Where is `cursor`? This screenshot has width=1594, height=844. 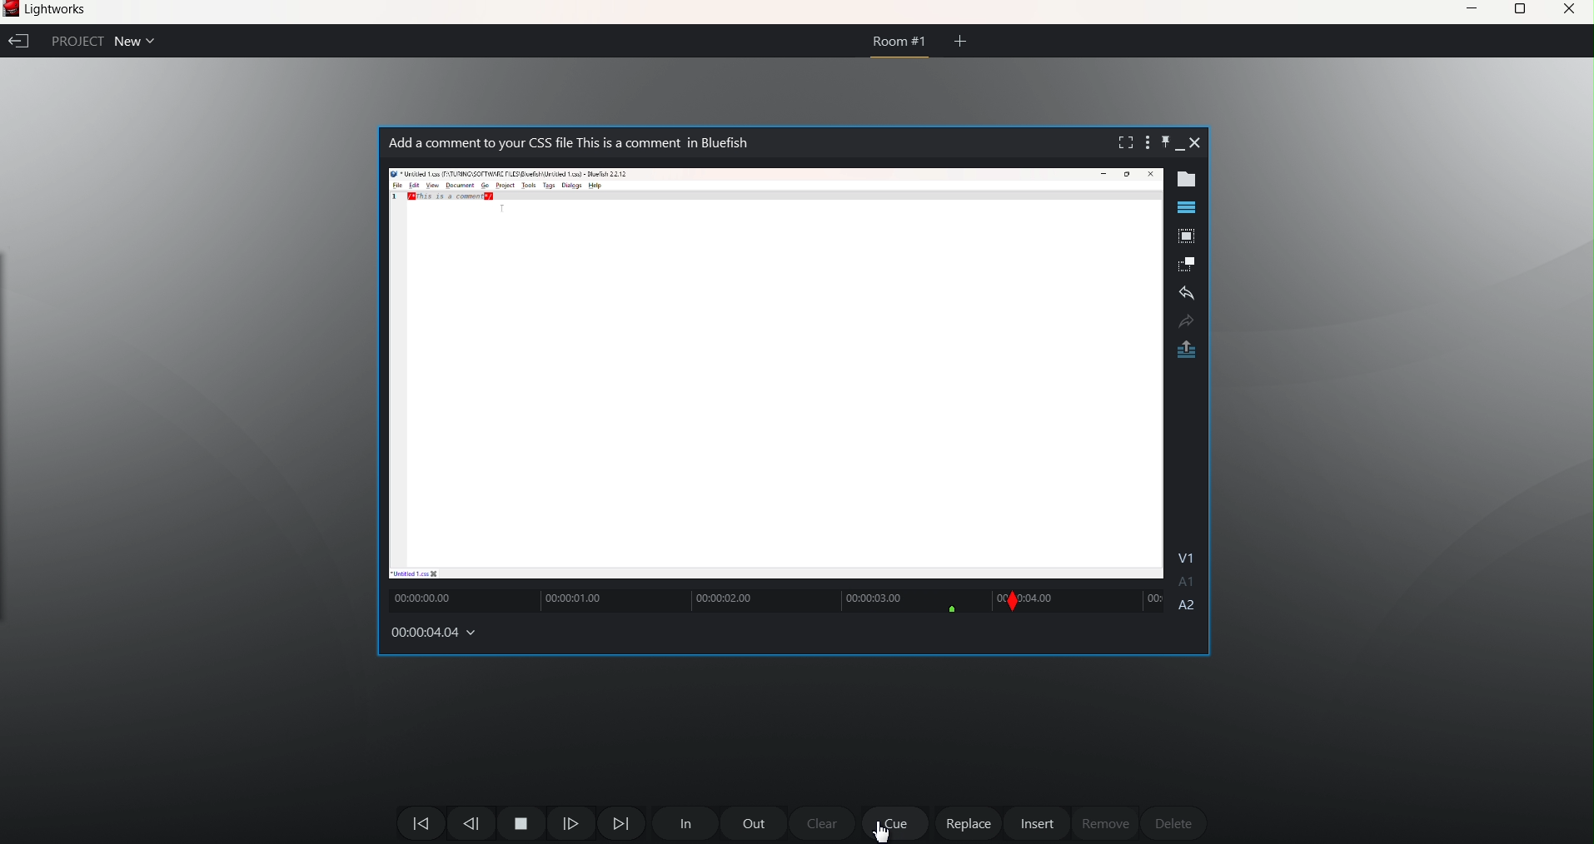
cursor is located at coordinates (884, 830).